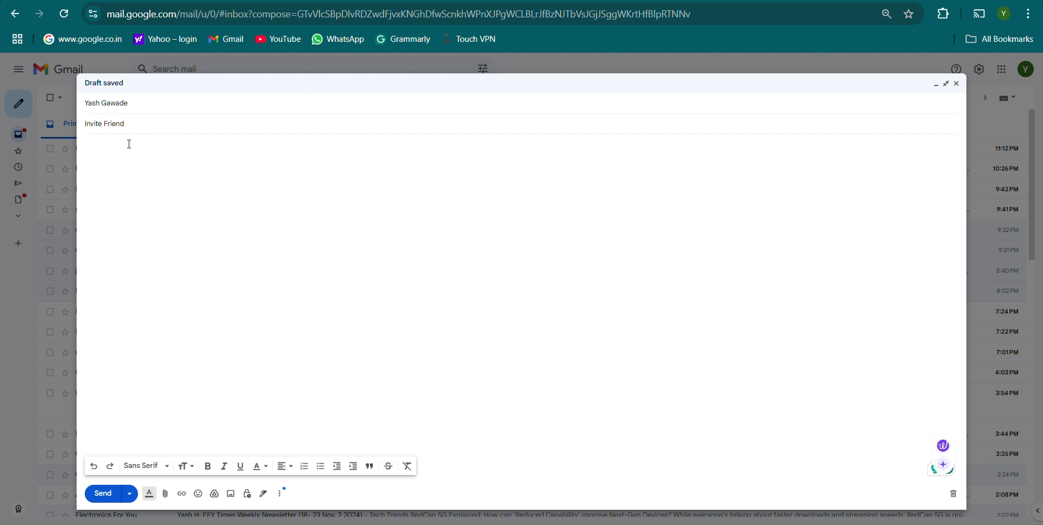  I want to click on Undo, so click(94, 466).